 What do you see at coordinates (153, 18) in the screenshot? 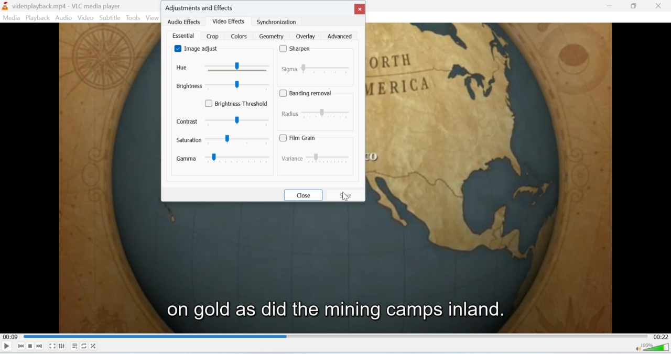
I see `View` at bounding box center [153, 18].